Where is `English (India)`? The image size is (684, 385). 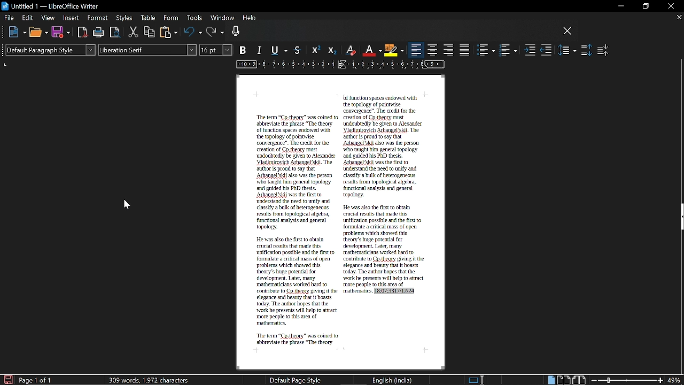 English (India) is located at coordinates (393, 380).